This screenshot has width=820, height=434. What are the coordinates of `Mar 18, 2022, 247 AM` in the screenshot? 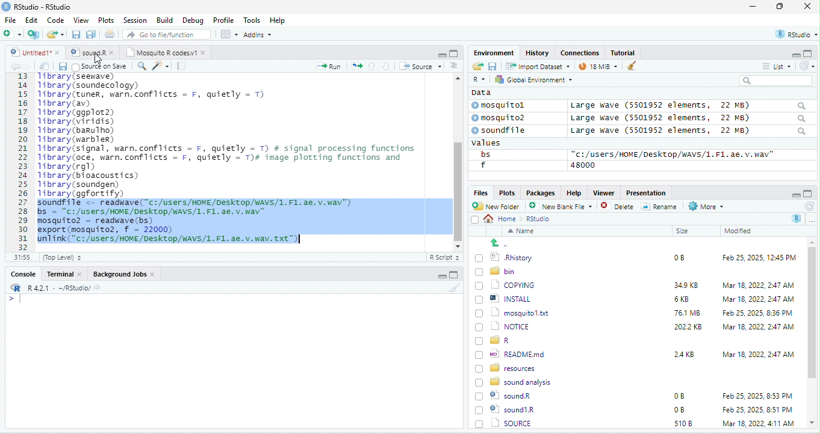 It's located at (759, 285).